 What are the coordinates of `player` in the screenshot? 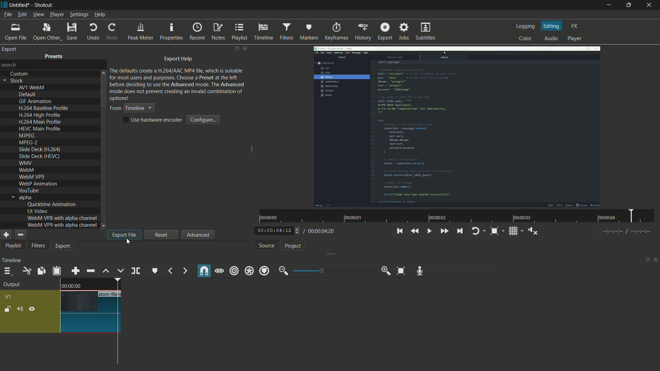 It's located at (575, 38).